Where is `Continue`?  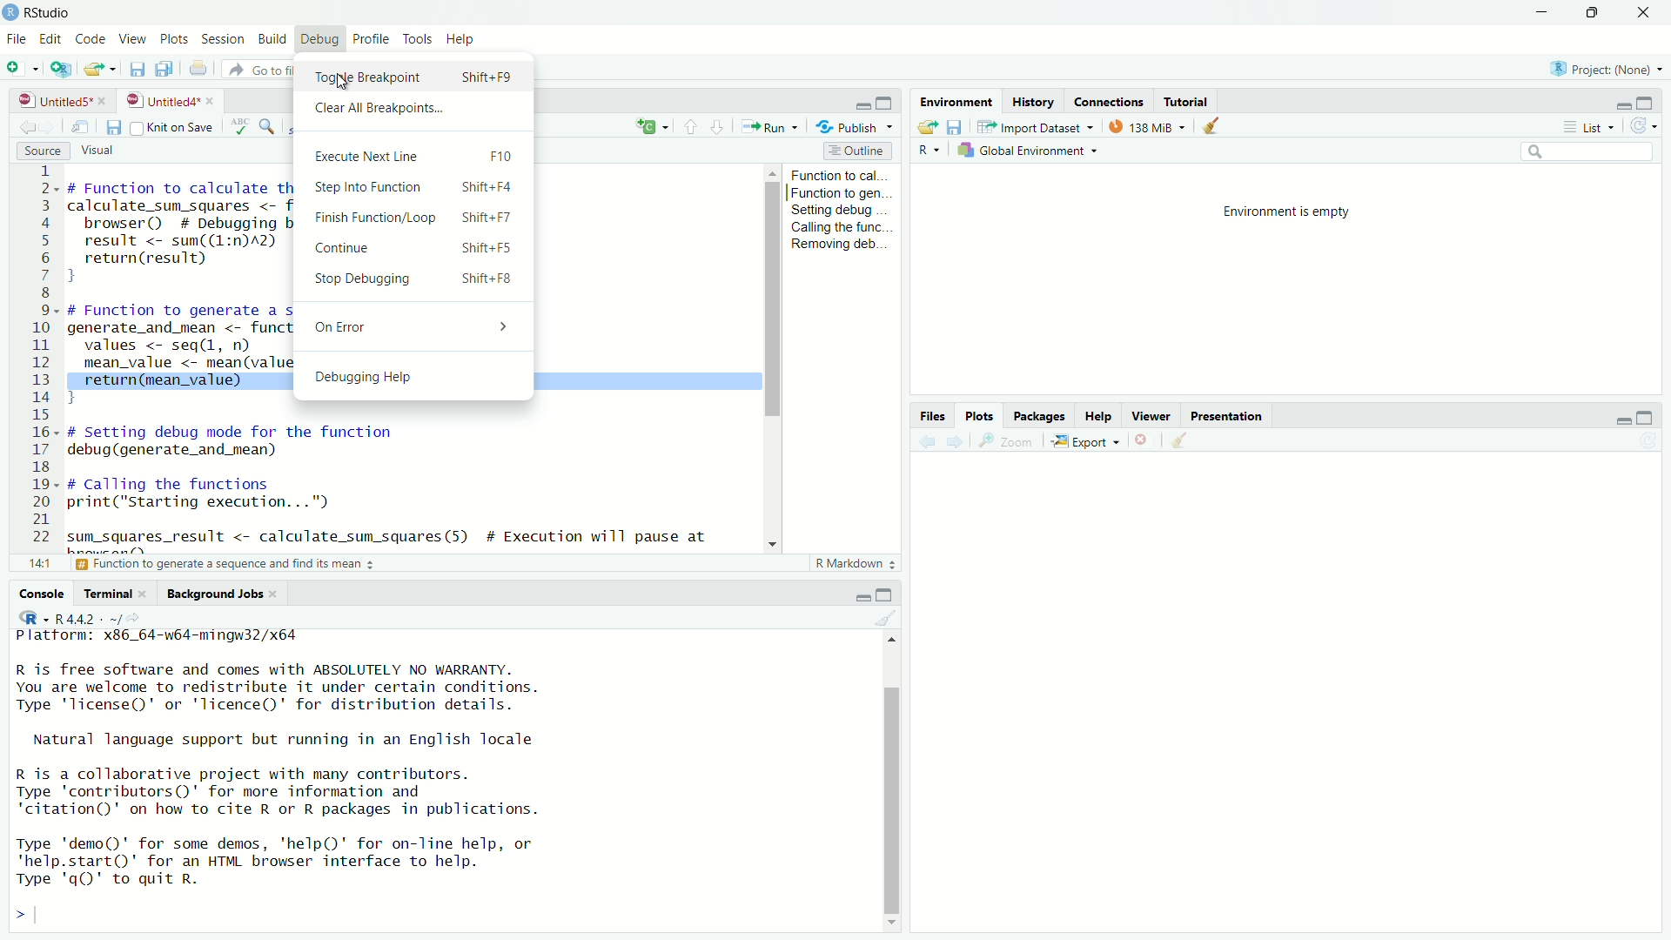 Continue is located at coordinates (415, 248).